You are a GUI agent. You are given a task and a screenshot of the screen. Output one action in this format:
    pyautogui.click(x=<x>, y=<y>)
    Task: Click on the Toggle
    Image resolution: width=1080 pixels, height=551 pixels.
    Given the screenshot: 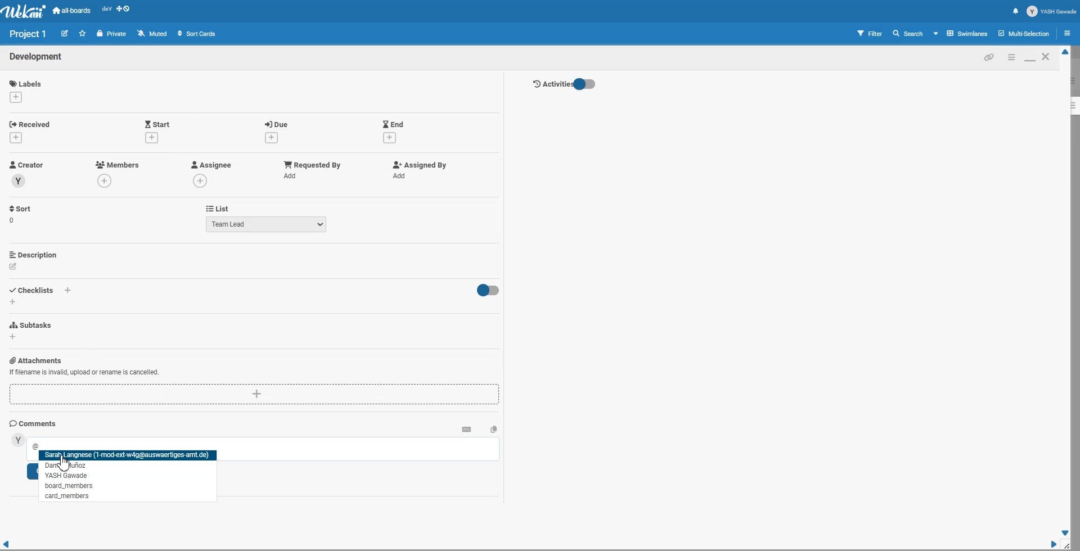 What is the action you would take?
    pyautogui.click(x=487, y=291)
    